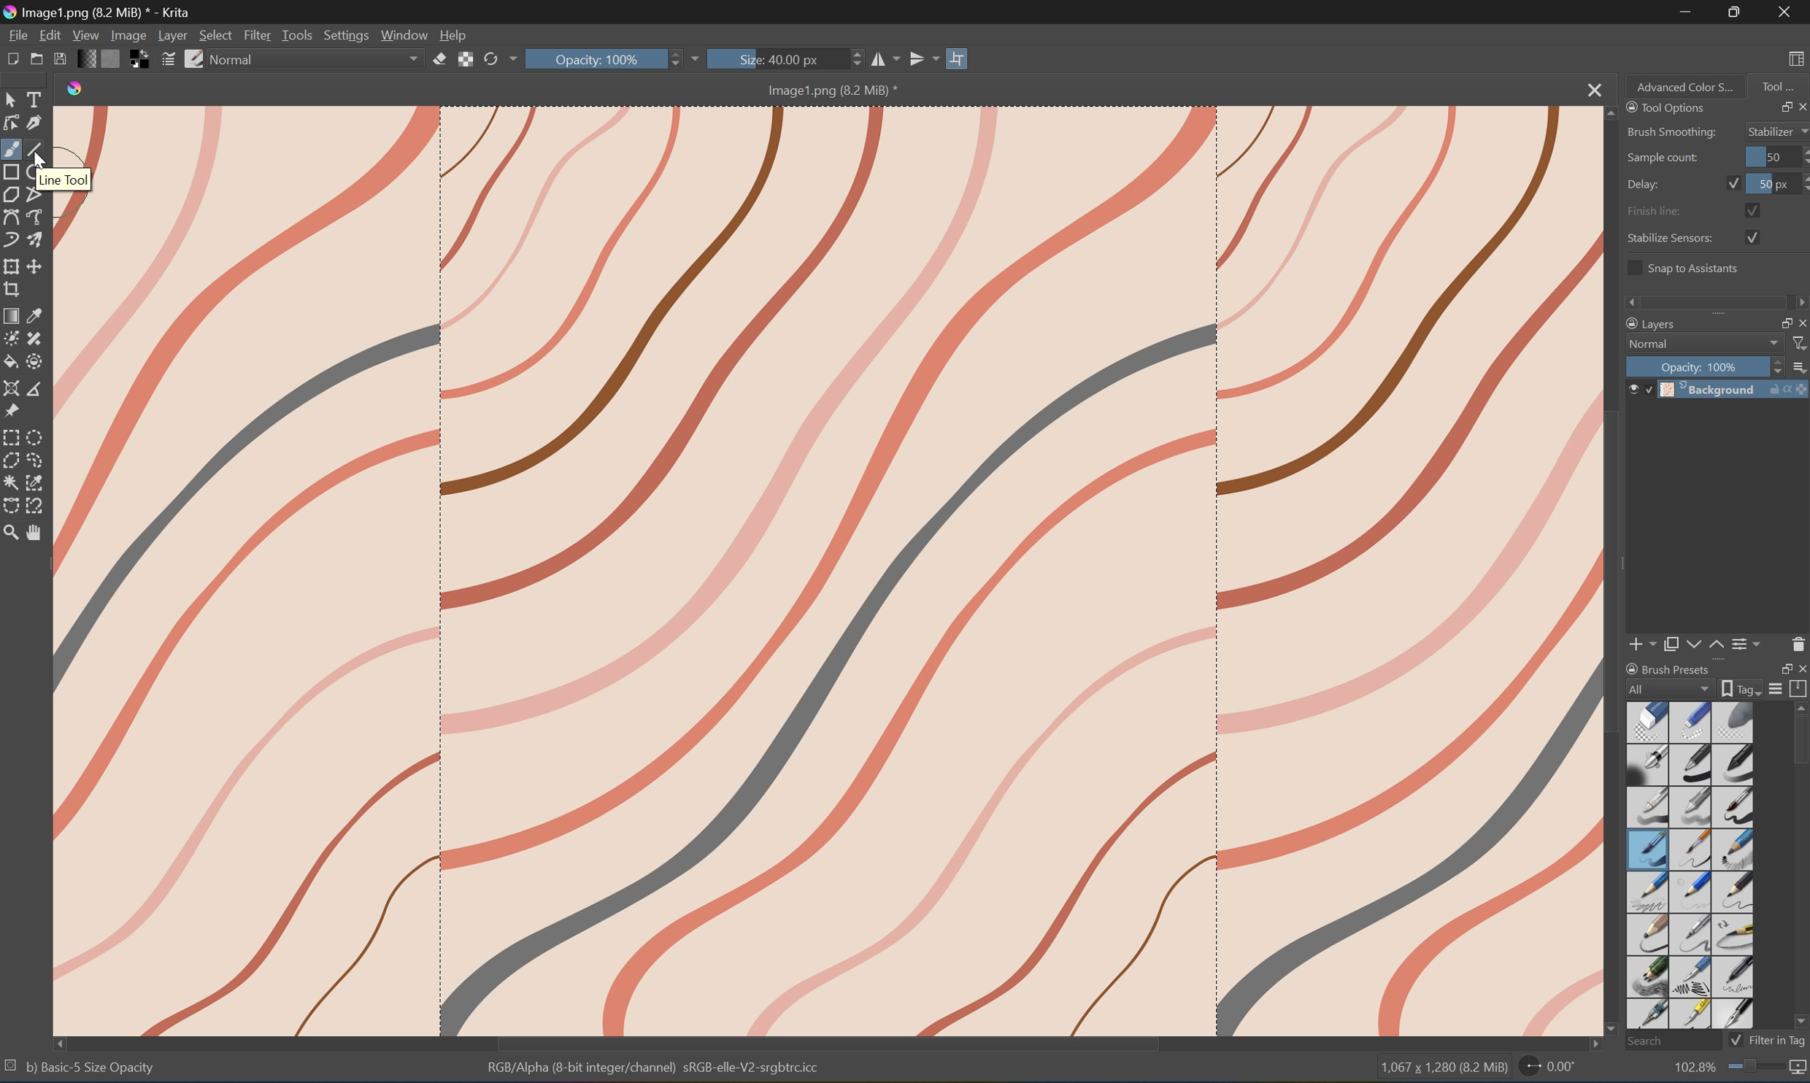  What do you see at coordinates (655, 1071) in the screenshot?
I see `RGB Alpha (8-bit integer/channel) sRGB-elle-V2-srgbcicc` at bounding box center [655, 1071].